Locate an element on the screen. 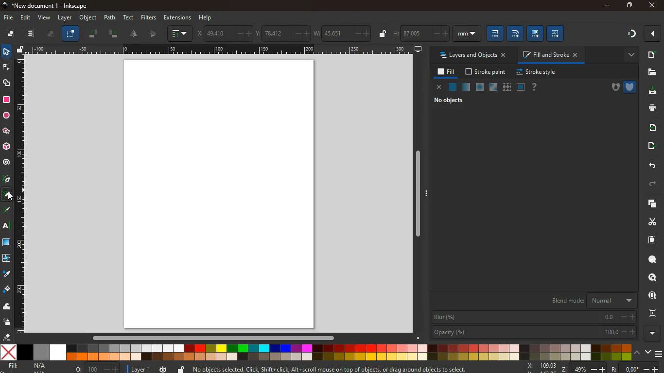  fill: N/A is located at coordinates (28, 366).